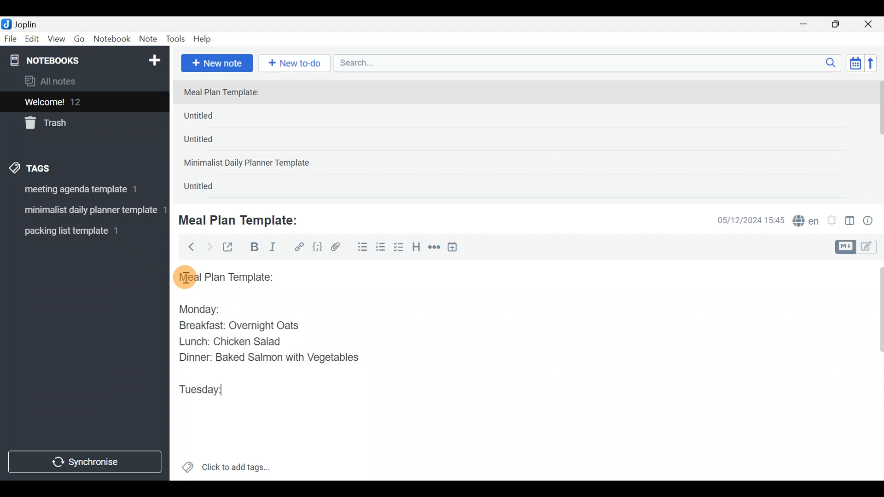 The image size is (884, 497). Describe the element at coordinates (434, 248) in the screenshot. I see `Horizontal rule` at that location.